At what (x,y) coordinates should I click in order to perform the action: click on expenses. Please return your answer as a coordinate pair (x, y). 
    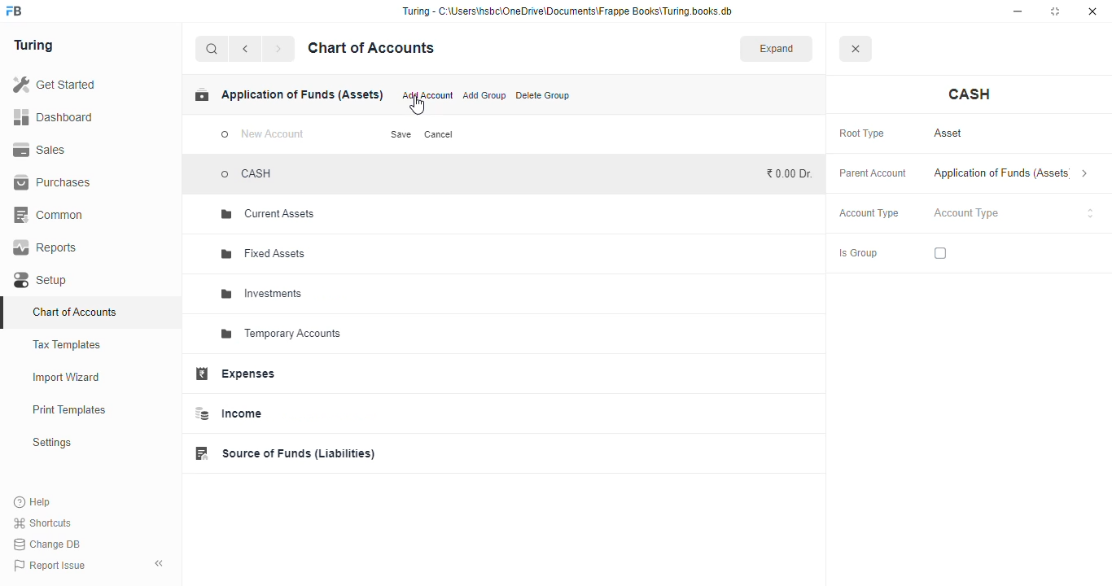
    Looking at the image, I should click on (234, 374).